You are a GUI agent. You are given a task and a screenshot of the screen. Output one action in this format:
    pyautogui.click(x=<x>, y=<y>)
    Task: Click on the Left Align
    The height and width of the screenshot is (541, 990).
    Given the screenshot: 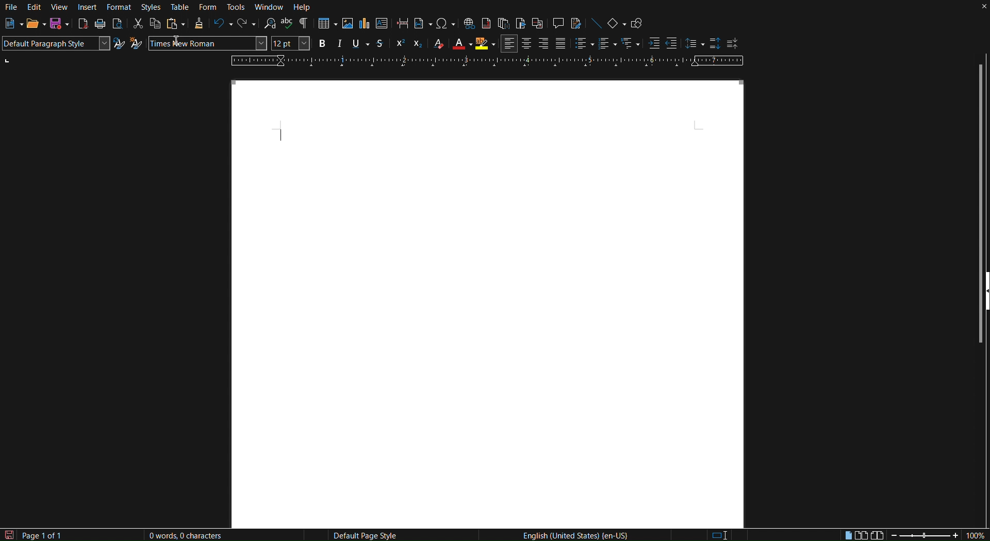 What is the action you would take?
    pyautogui.click(x=509, y=44)
    